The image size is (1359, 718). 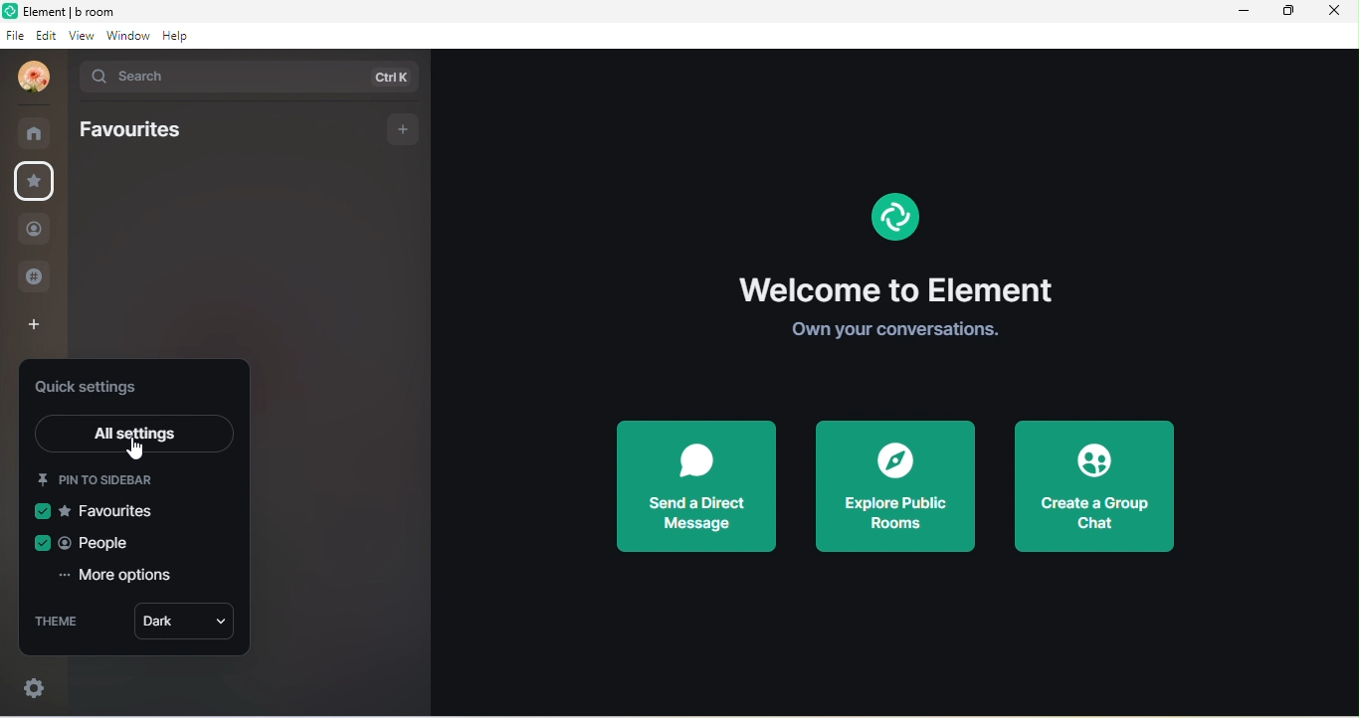 What do you see at coordinates (40, 133) in the screenshot?
I see `home` at bounding box center [40, 133].